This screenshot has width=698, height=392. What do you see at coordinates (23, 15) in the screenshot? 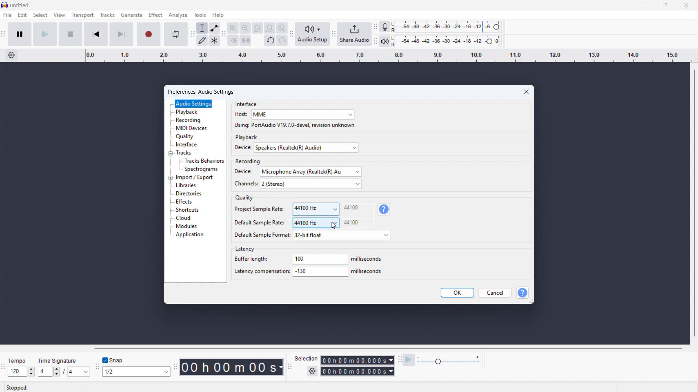
I see `edit` at bounding box center [23, 15].